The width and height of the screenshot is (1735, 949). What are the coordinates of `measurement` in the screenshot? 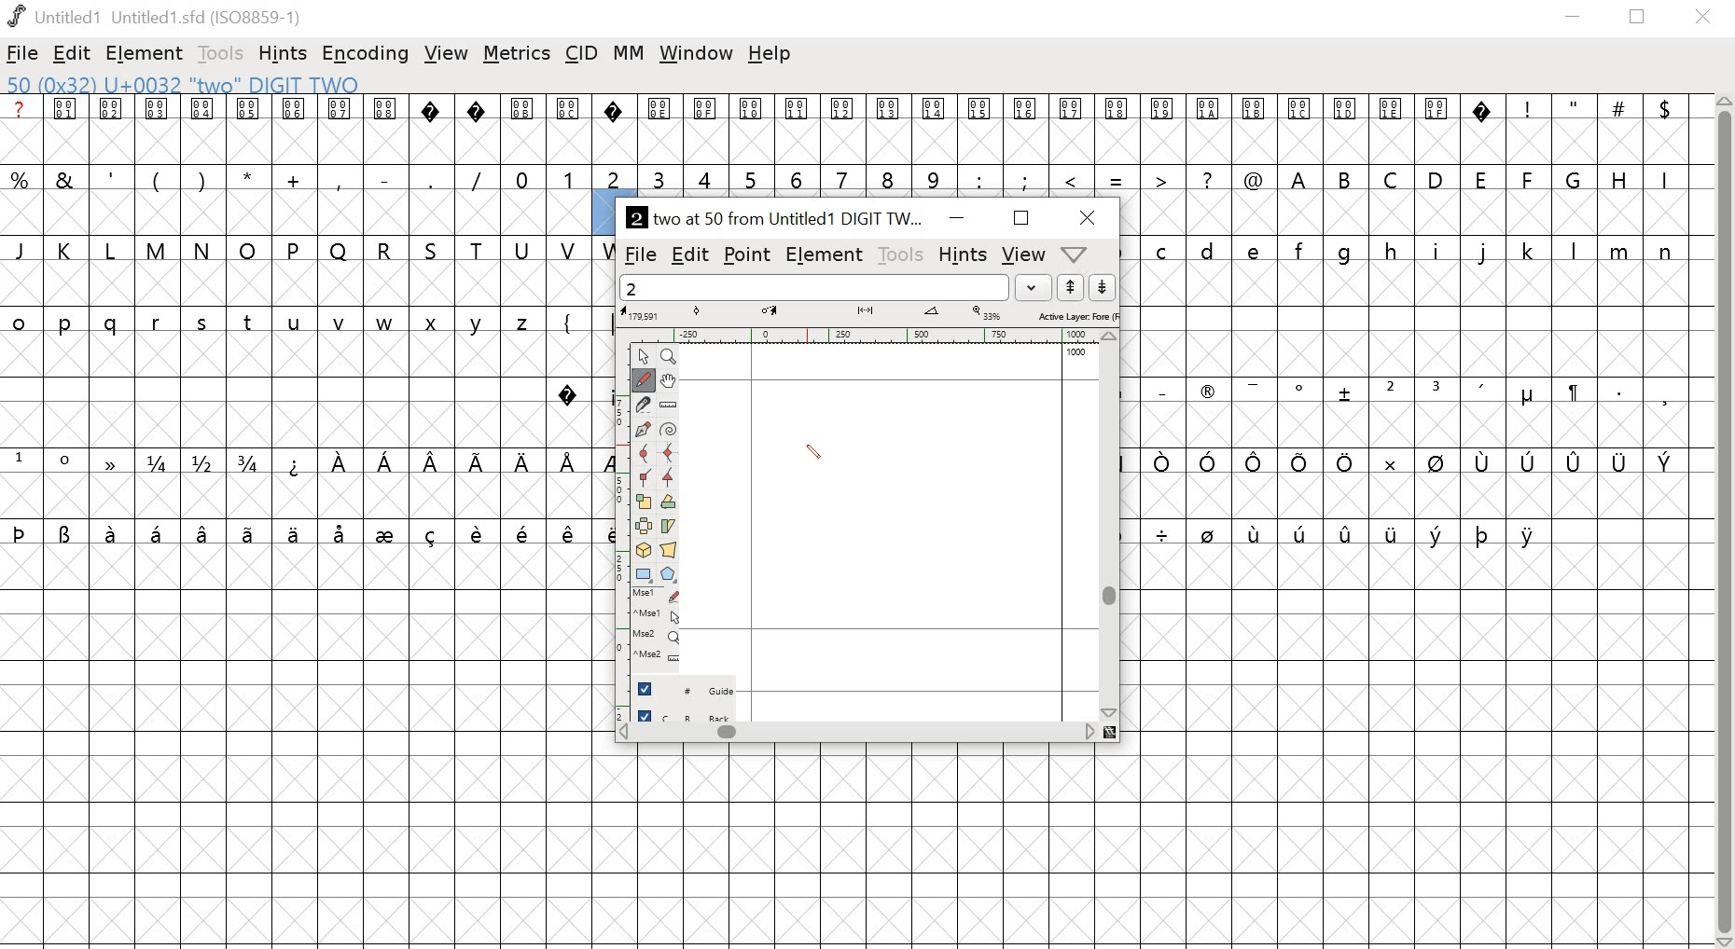 It's located at (867, 314).